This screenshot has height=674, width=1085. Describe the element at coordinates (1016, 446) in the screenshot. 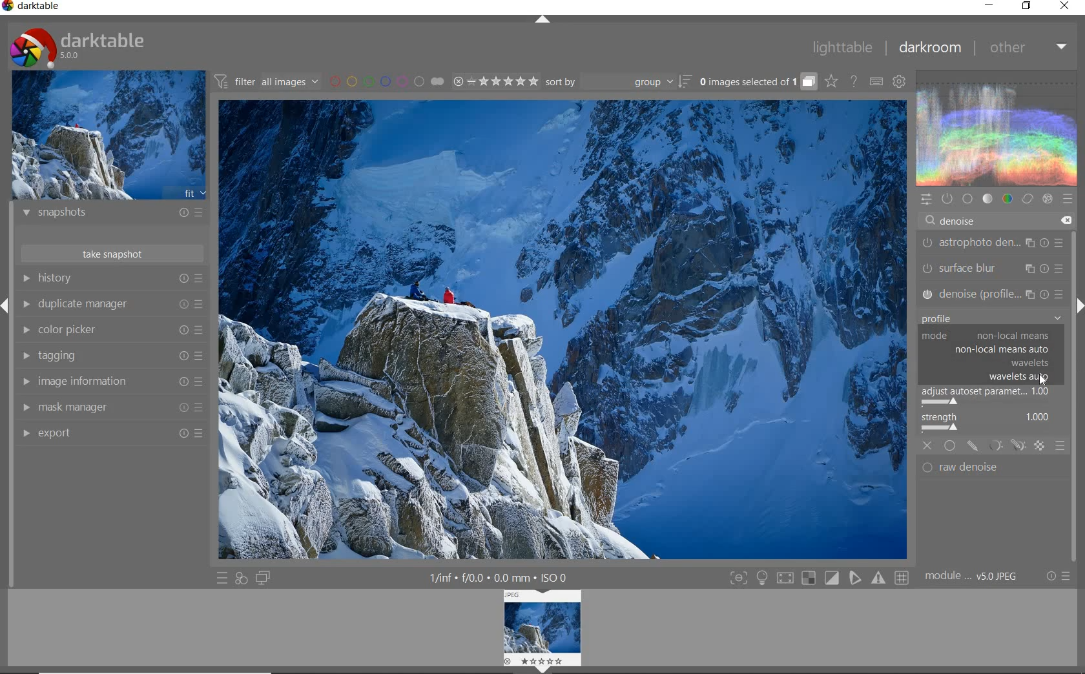

I see `MASKING OPTIONS` at that location.